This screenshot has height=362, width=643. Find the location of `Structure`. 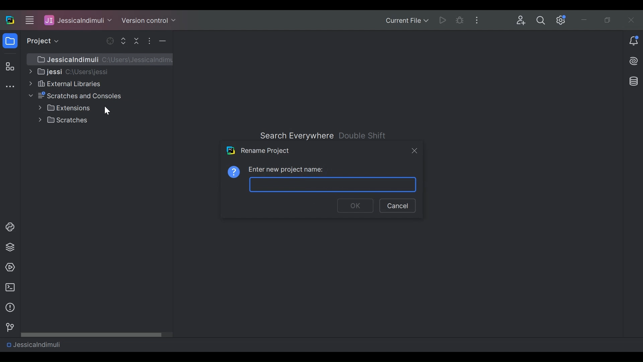

Structure is located at coordinates (9, 67).